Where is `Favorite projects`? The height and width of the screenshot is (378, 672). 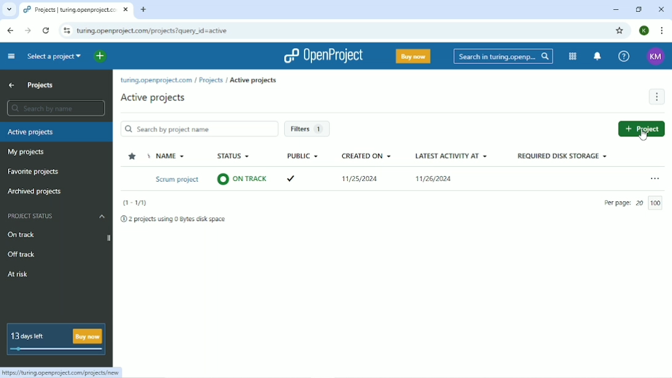 Favorite projects is located at coordinates (33, 172).